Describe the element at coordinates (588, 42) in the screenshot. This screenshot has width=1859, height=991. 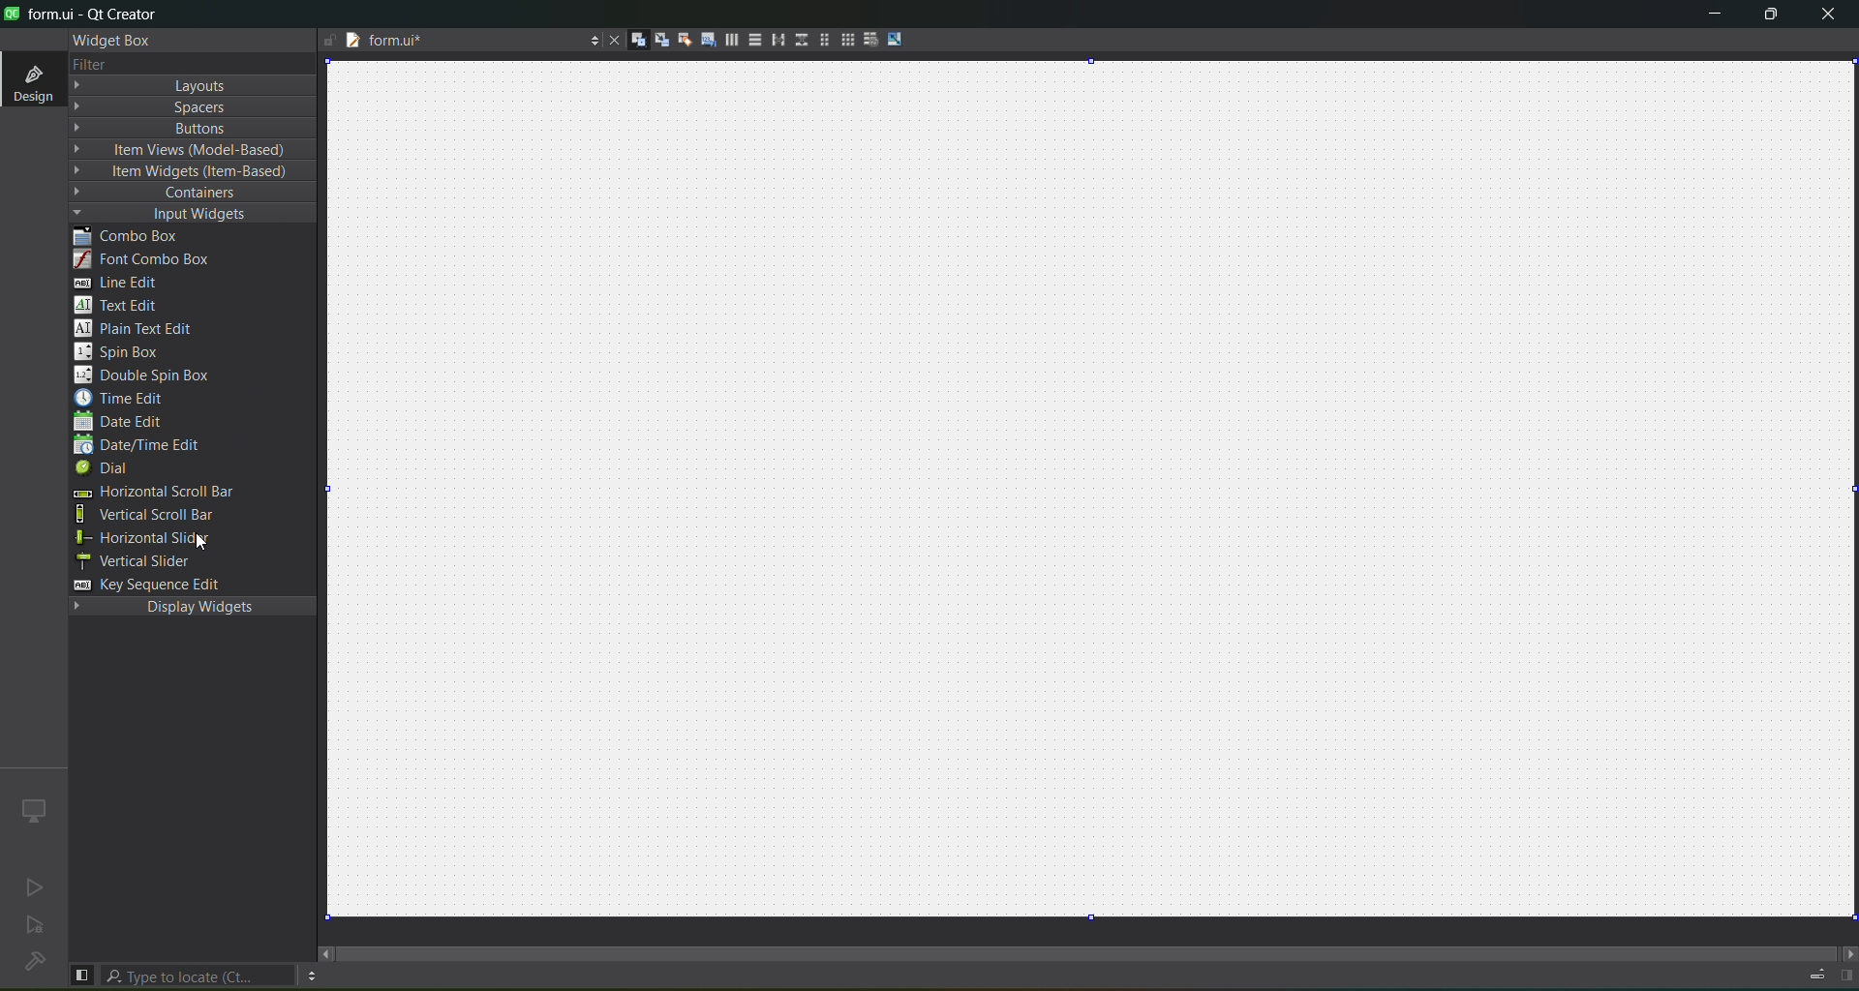
I see `options` at that location.